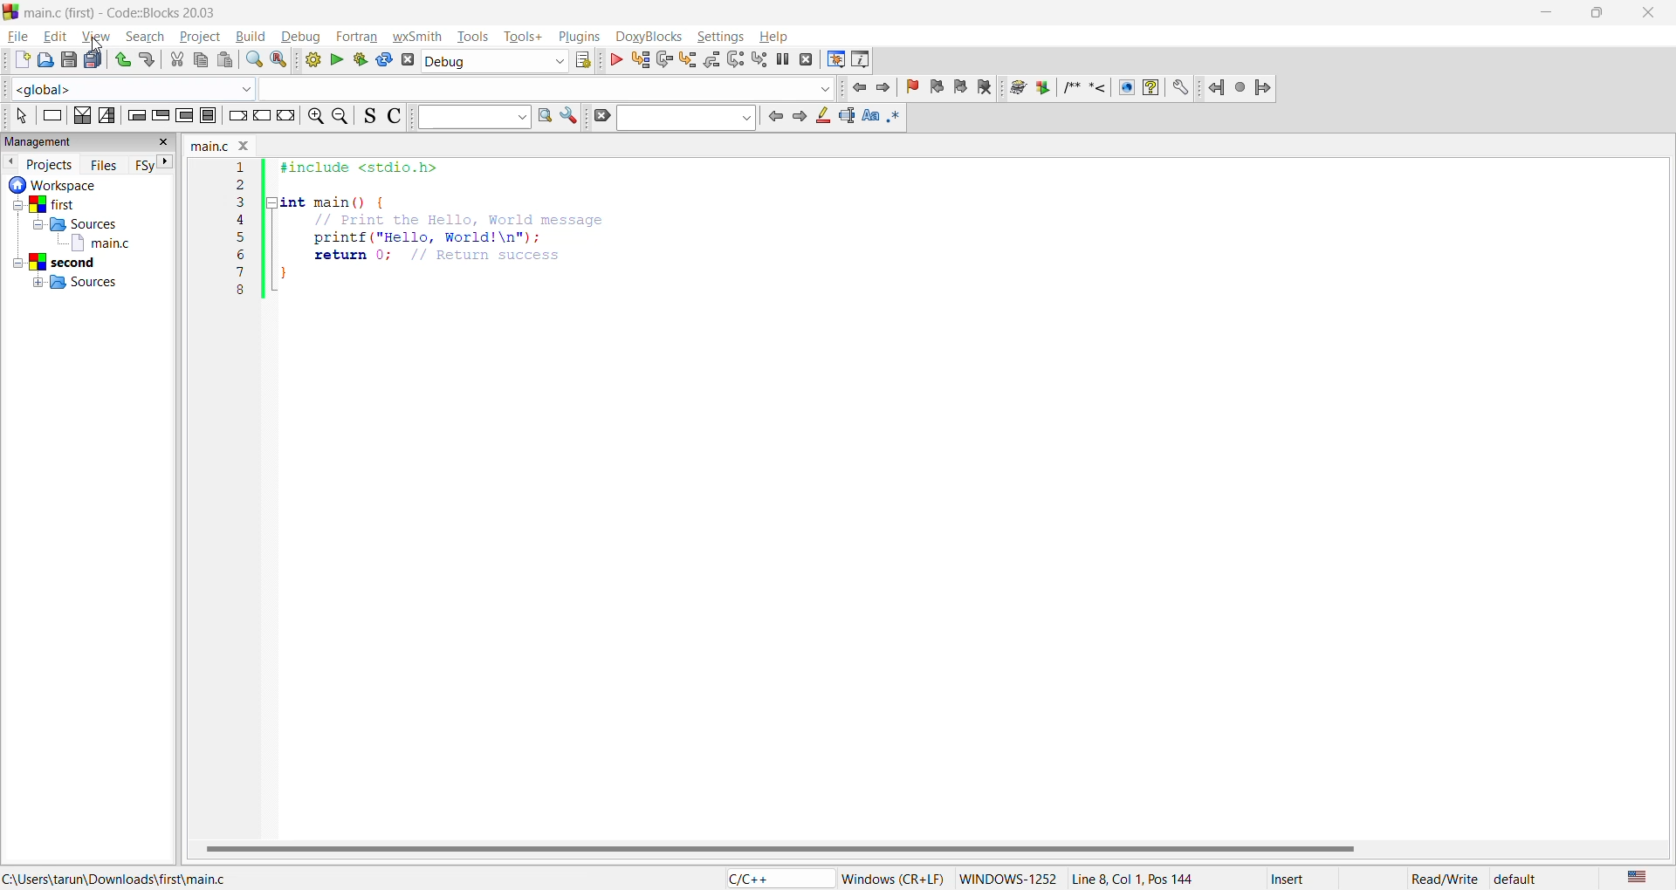 This screenshot has height=890, width=1676. What do you see at coordinates (847, 119) in the screenshot?
I see `selected text` at bounding box center [847, 119].